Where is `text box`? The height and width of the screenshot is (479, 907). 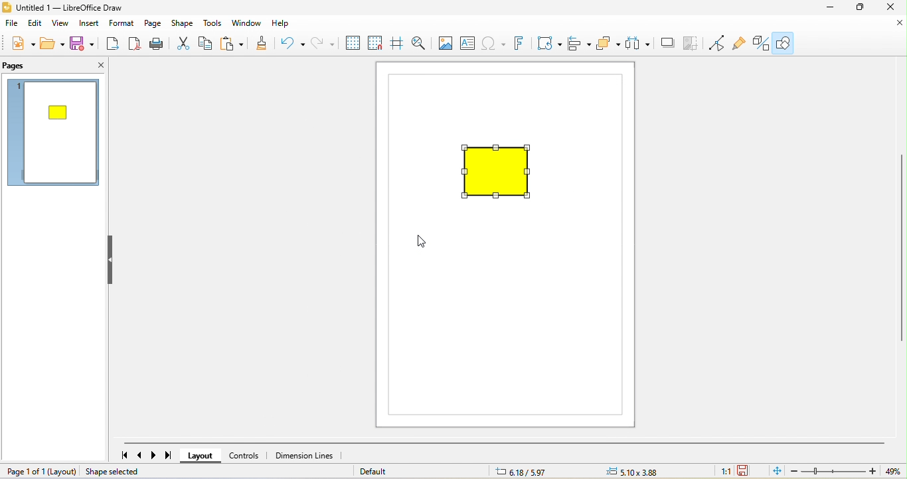 text box is located at coordinates (469, 42).